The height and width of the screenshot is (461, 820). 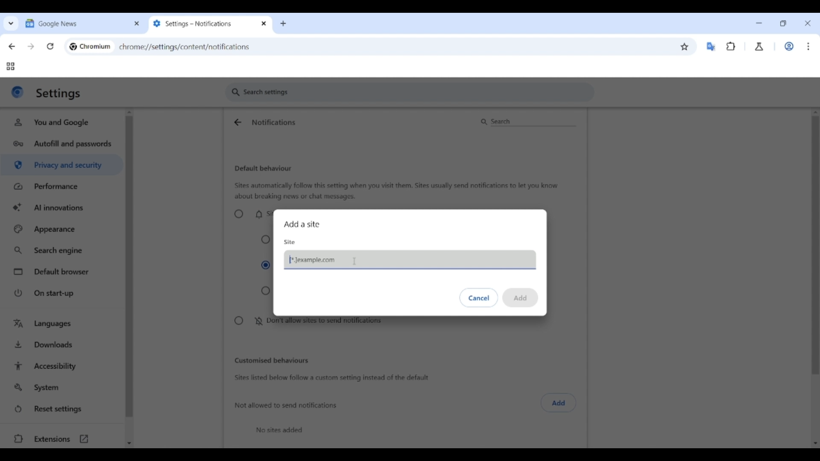 I want to click on Accessibility, so click(x=63, y=366).